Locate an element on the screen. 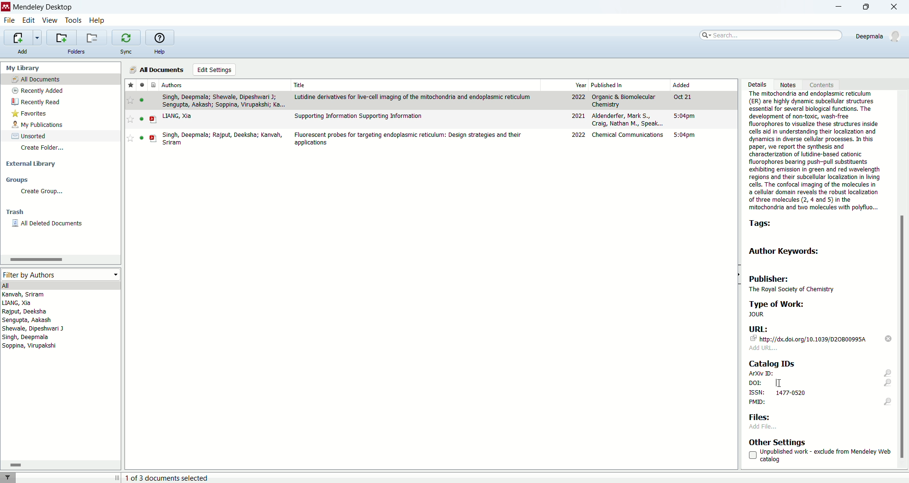 This screenshot has height=483, width=909. sorted is located at coordinates (29, 136).